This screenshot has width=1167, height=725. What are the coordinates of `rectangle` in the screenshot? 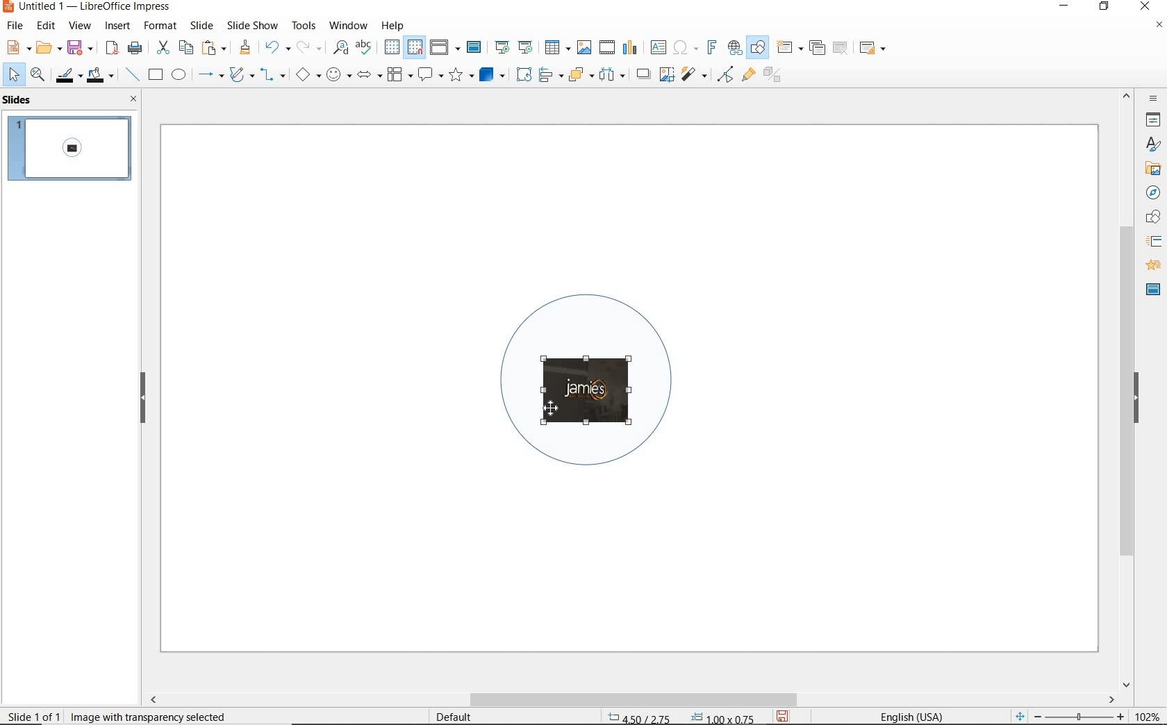 It's located at (154, 76).